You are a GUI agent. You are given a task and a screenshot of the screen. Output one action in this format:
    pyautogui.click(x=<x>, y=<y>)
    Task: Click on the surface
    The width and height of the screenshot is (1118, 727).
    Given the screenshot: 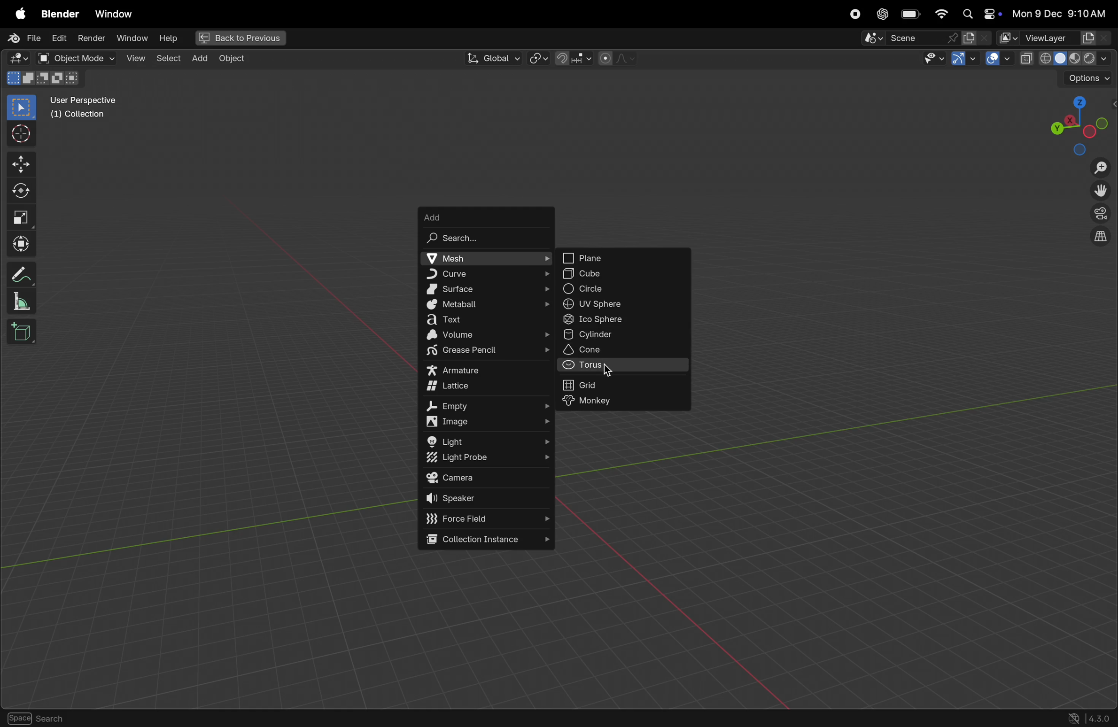 What is the action you would take?
    pyautogui.click(x=487, y=289)
    